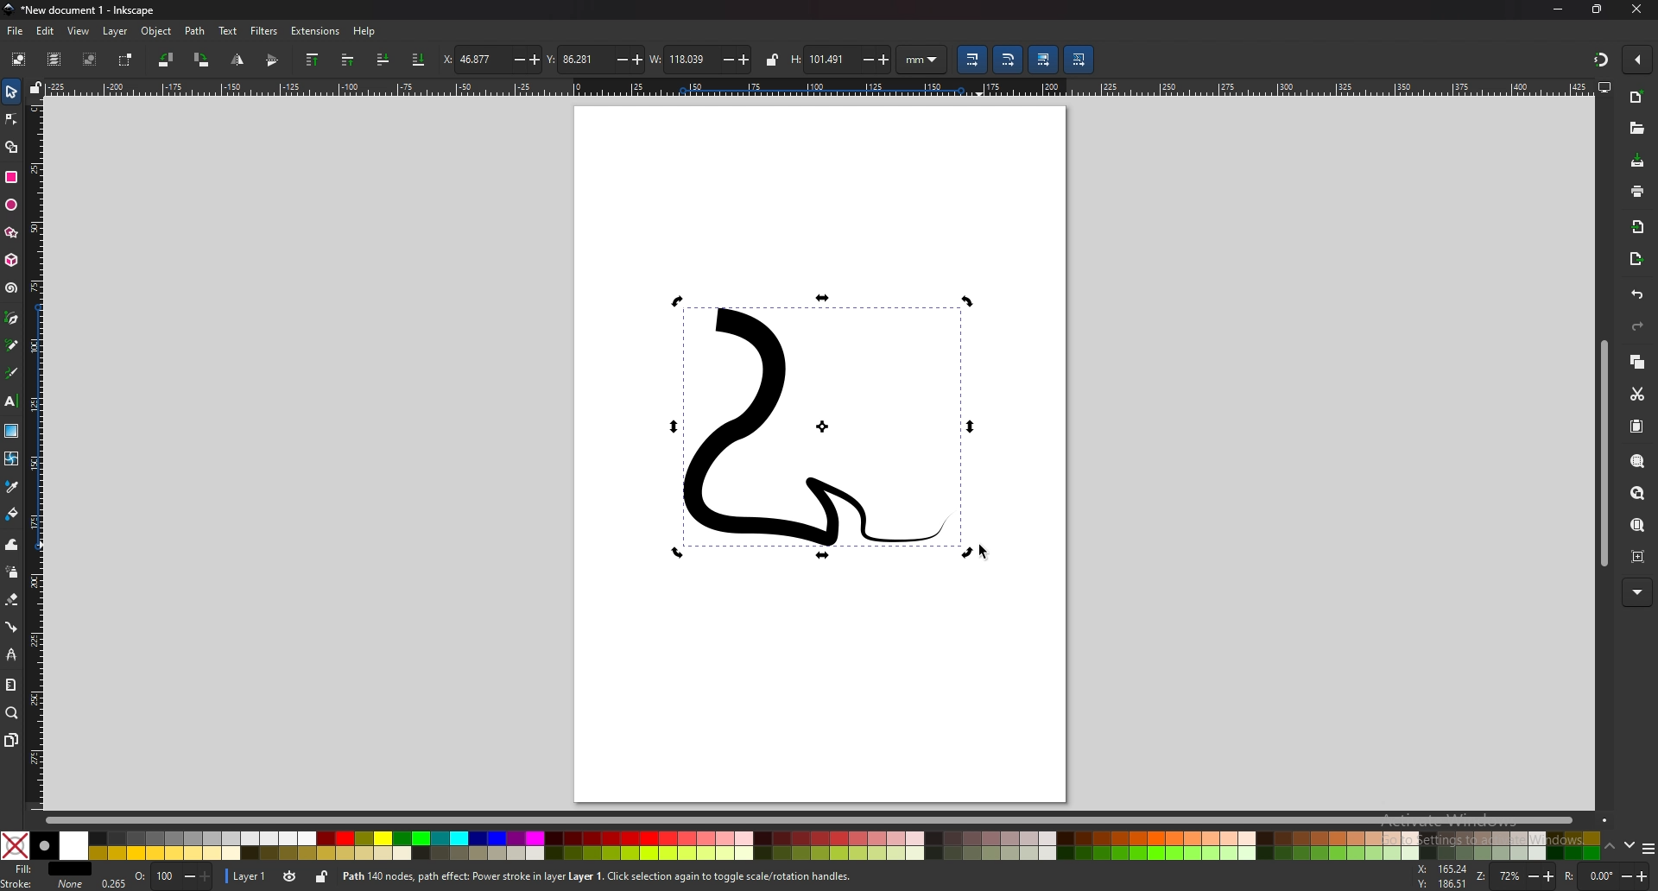  I want to click on fill, so click(44, 868).